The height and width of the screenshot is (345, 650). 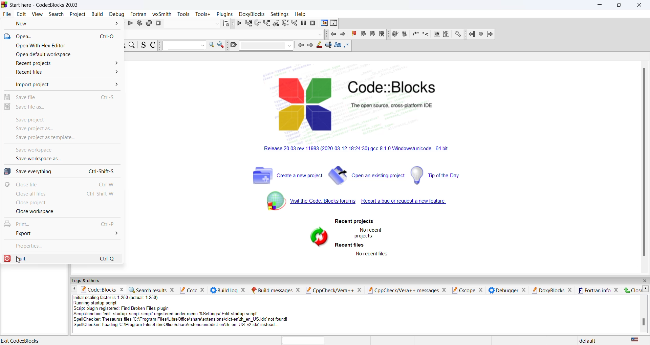 I want to click on step into instruction, so click(x=295, y=23).